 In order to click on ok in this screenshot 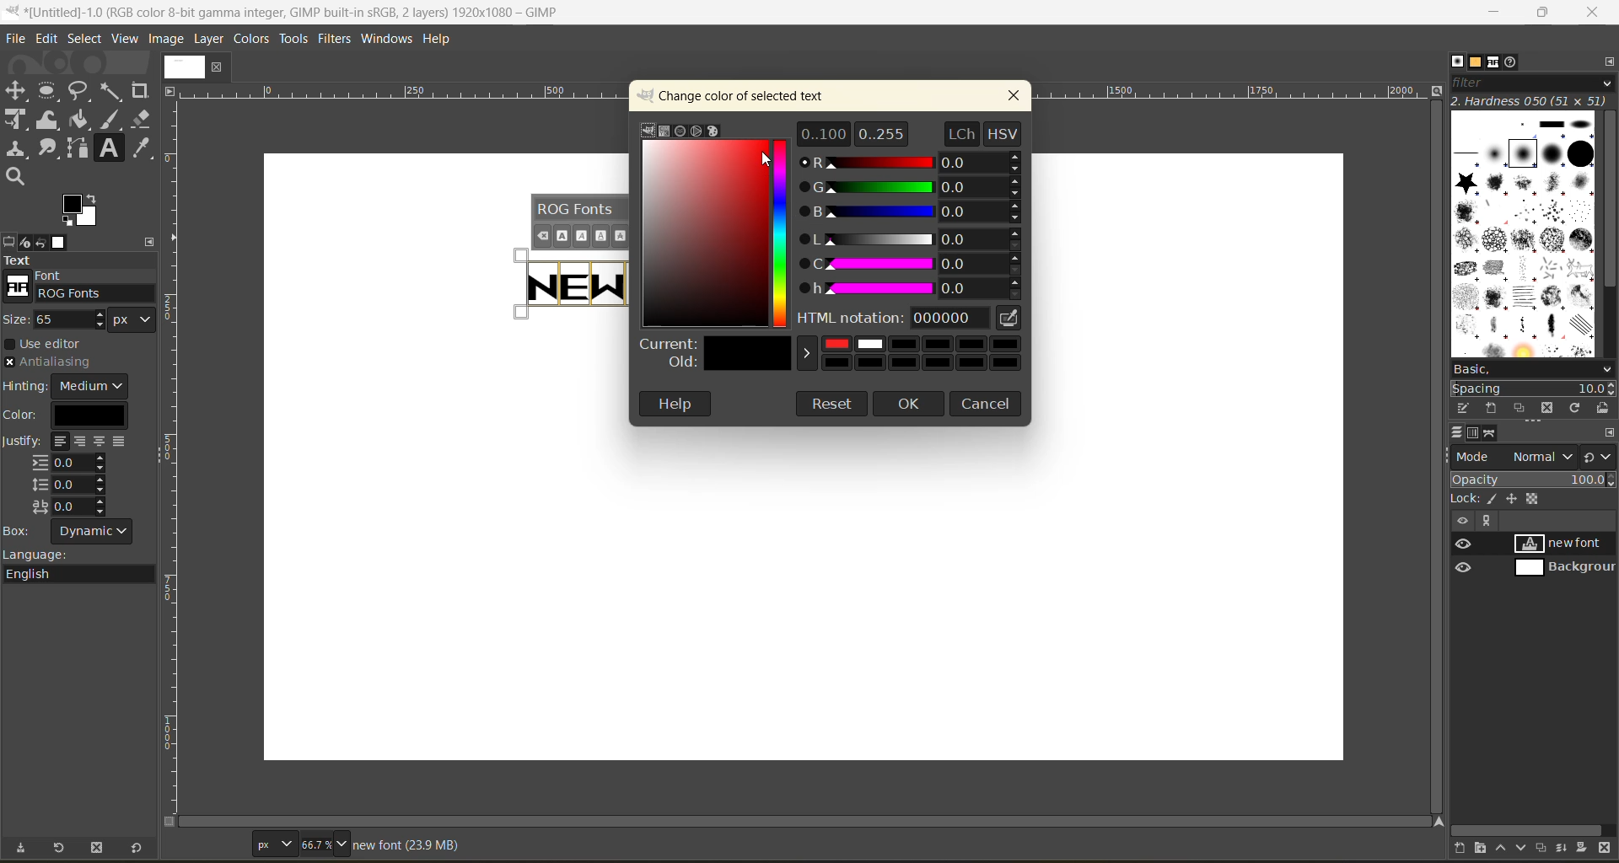, I will do `click(912, 405)`.